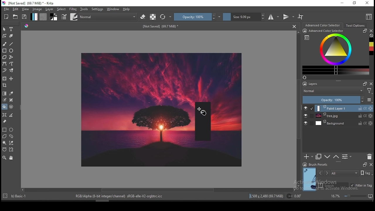 The width and height of the screenshot is (375, 211). I want to click on preview, so click(309, 179).